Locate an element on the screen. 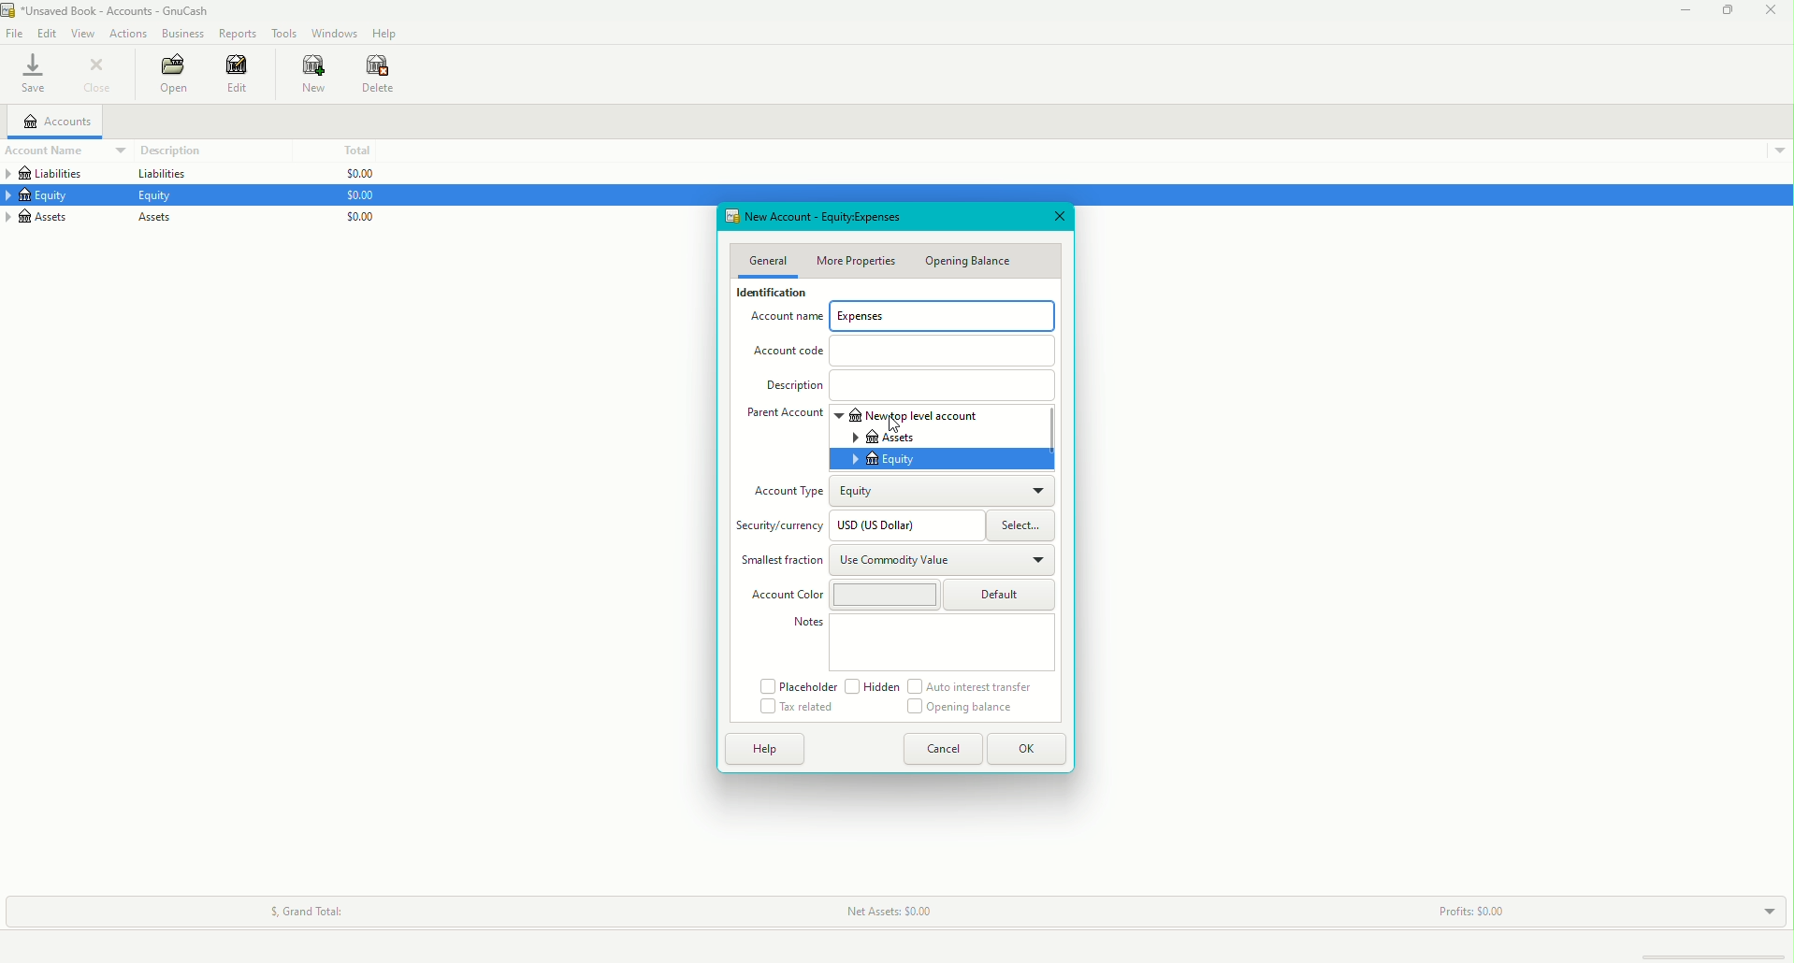  Save is located at coordinates (32, 75).